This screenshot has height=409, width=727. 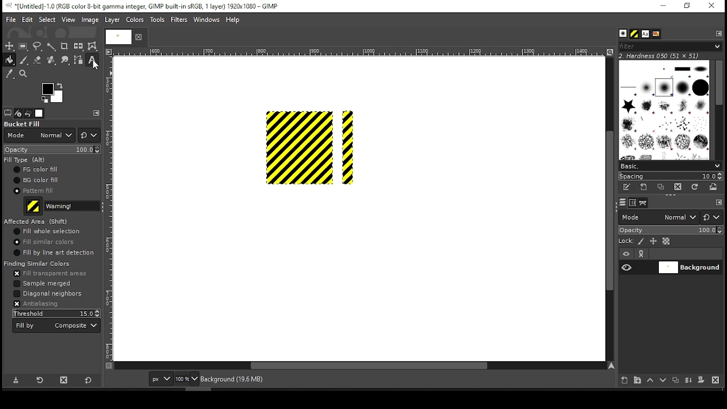 I want to click on view, so click(x=69, y=20).